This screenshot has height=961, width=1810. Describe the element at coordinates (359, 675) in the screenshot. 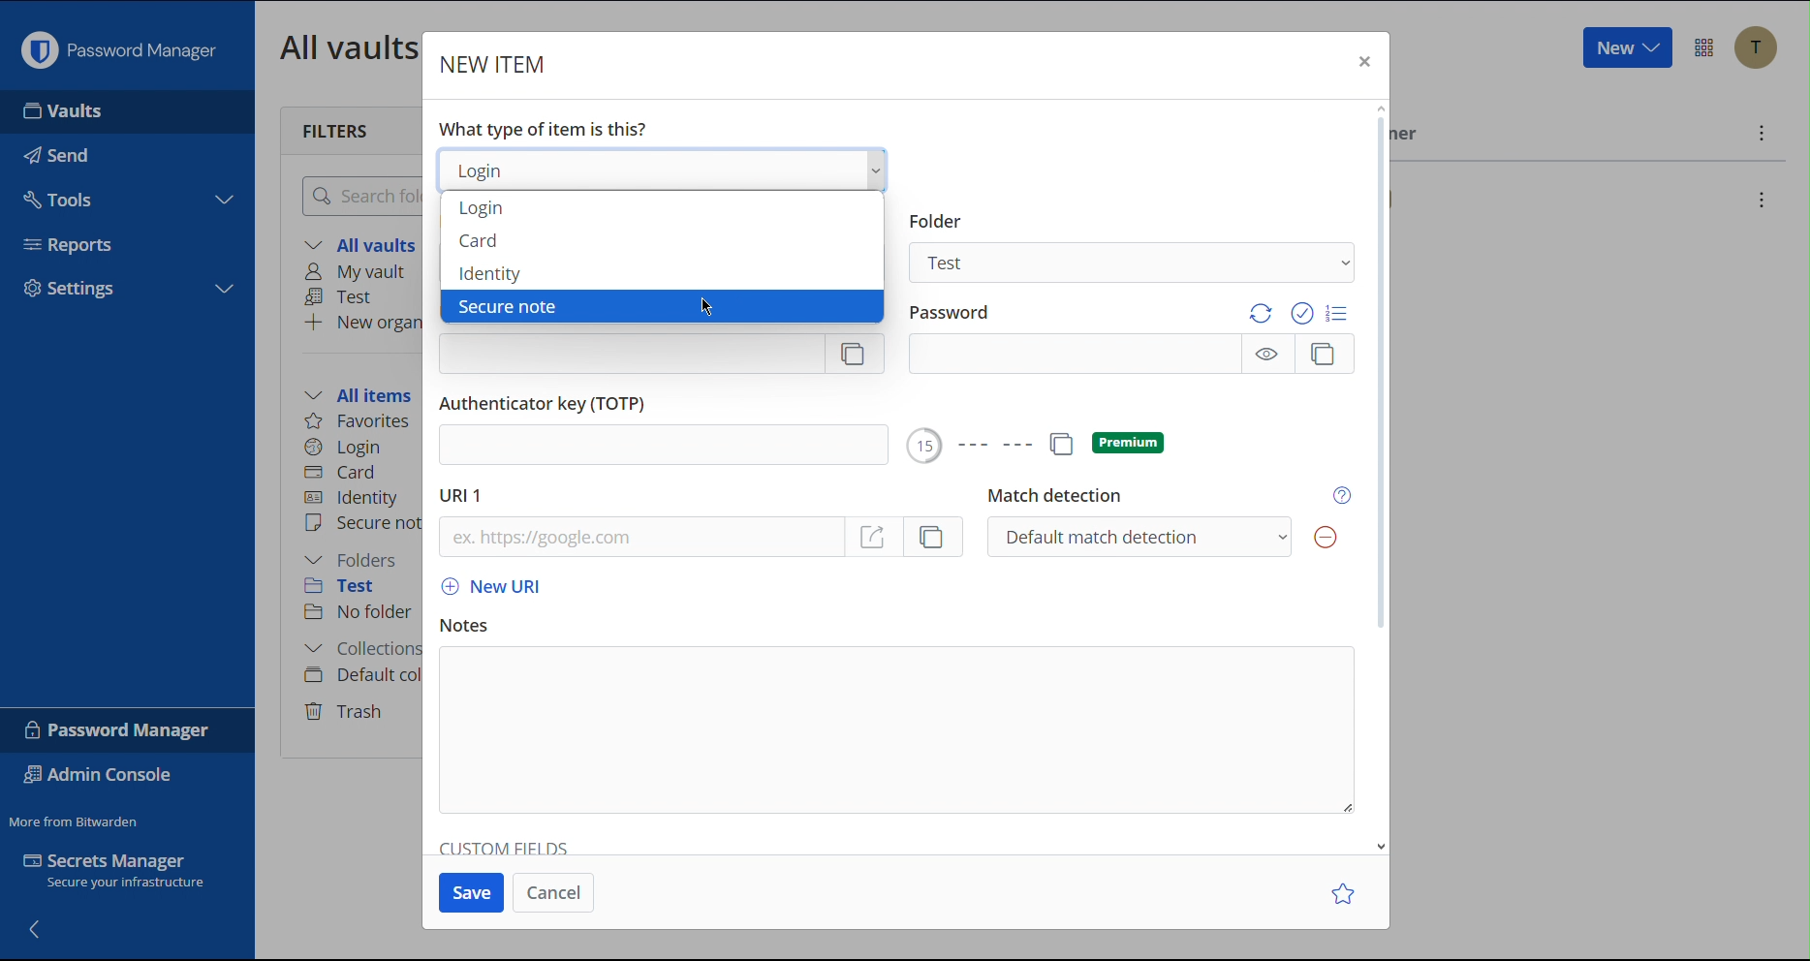

I see `Default collection` at that location.